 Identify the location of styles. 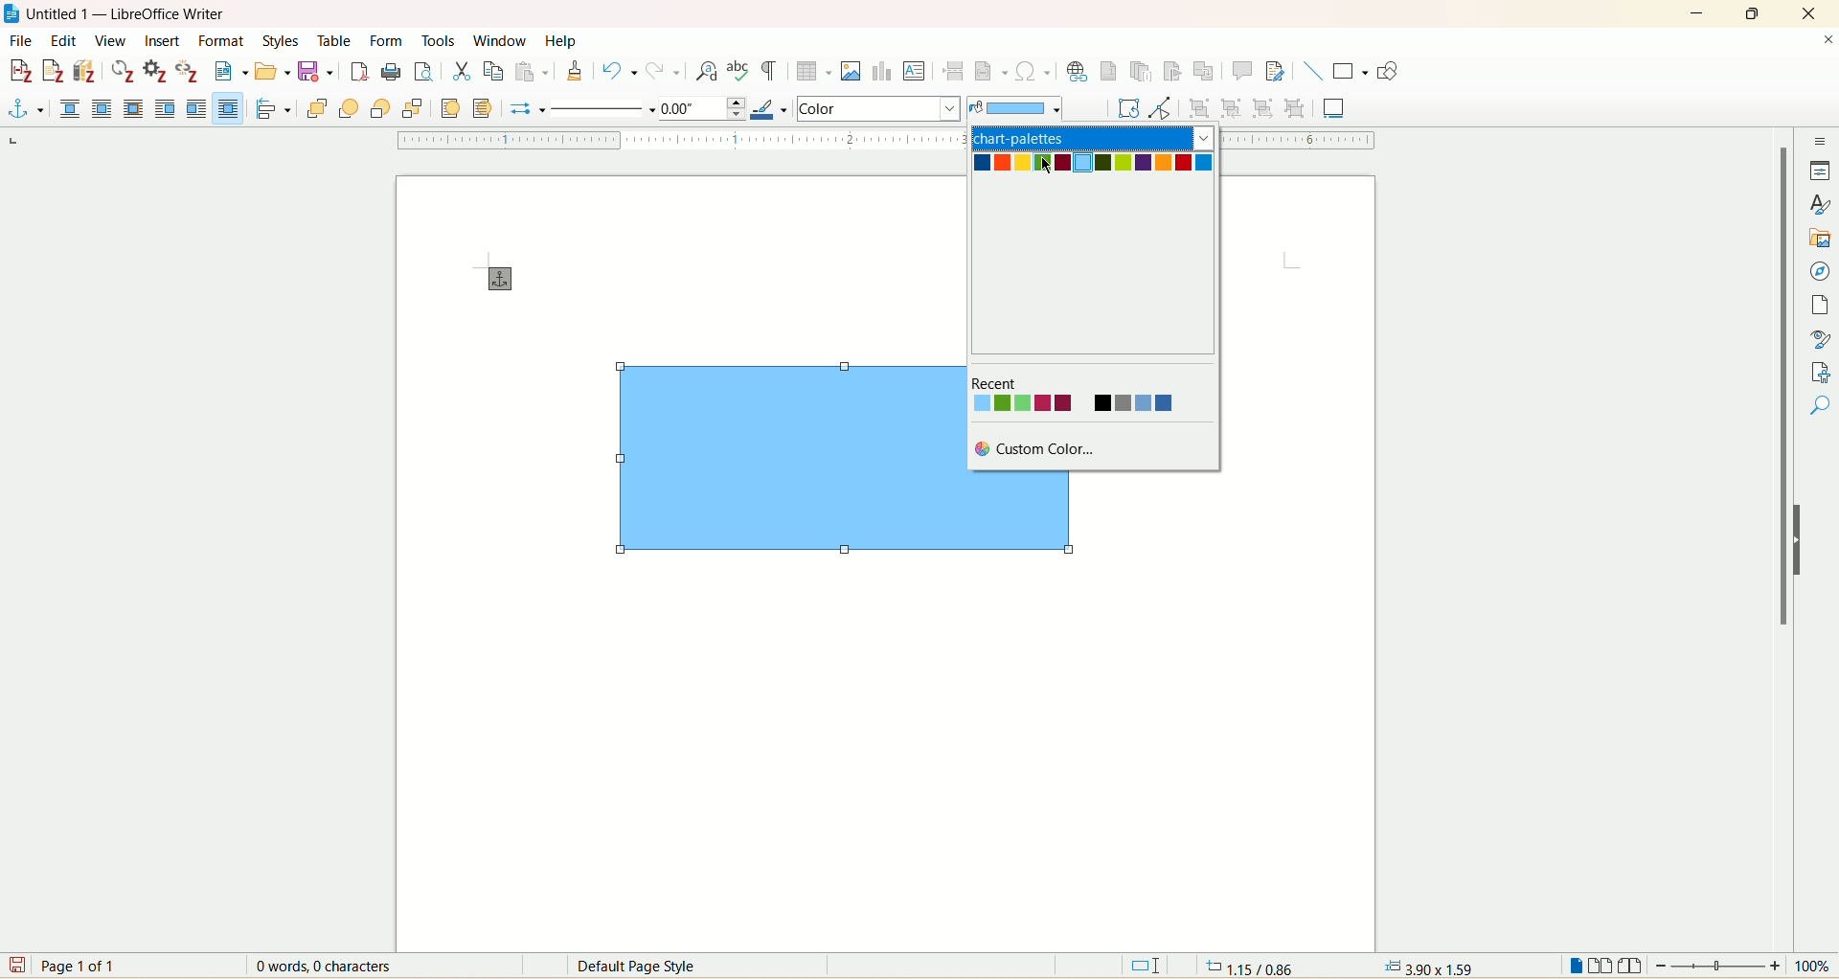
(279, 40).